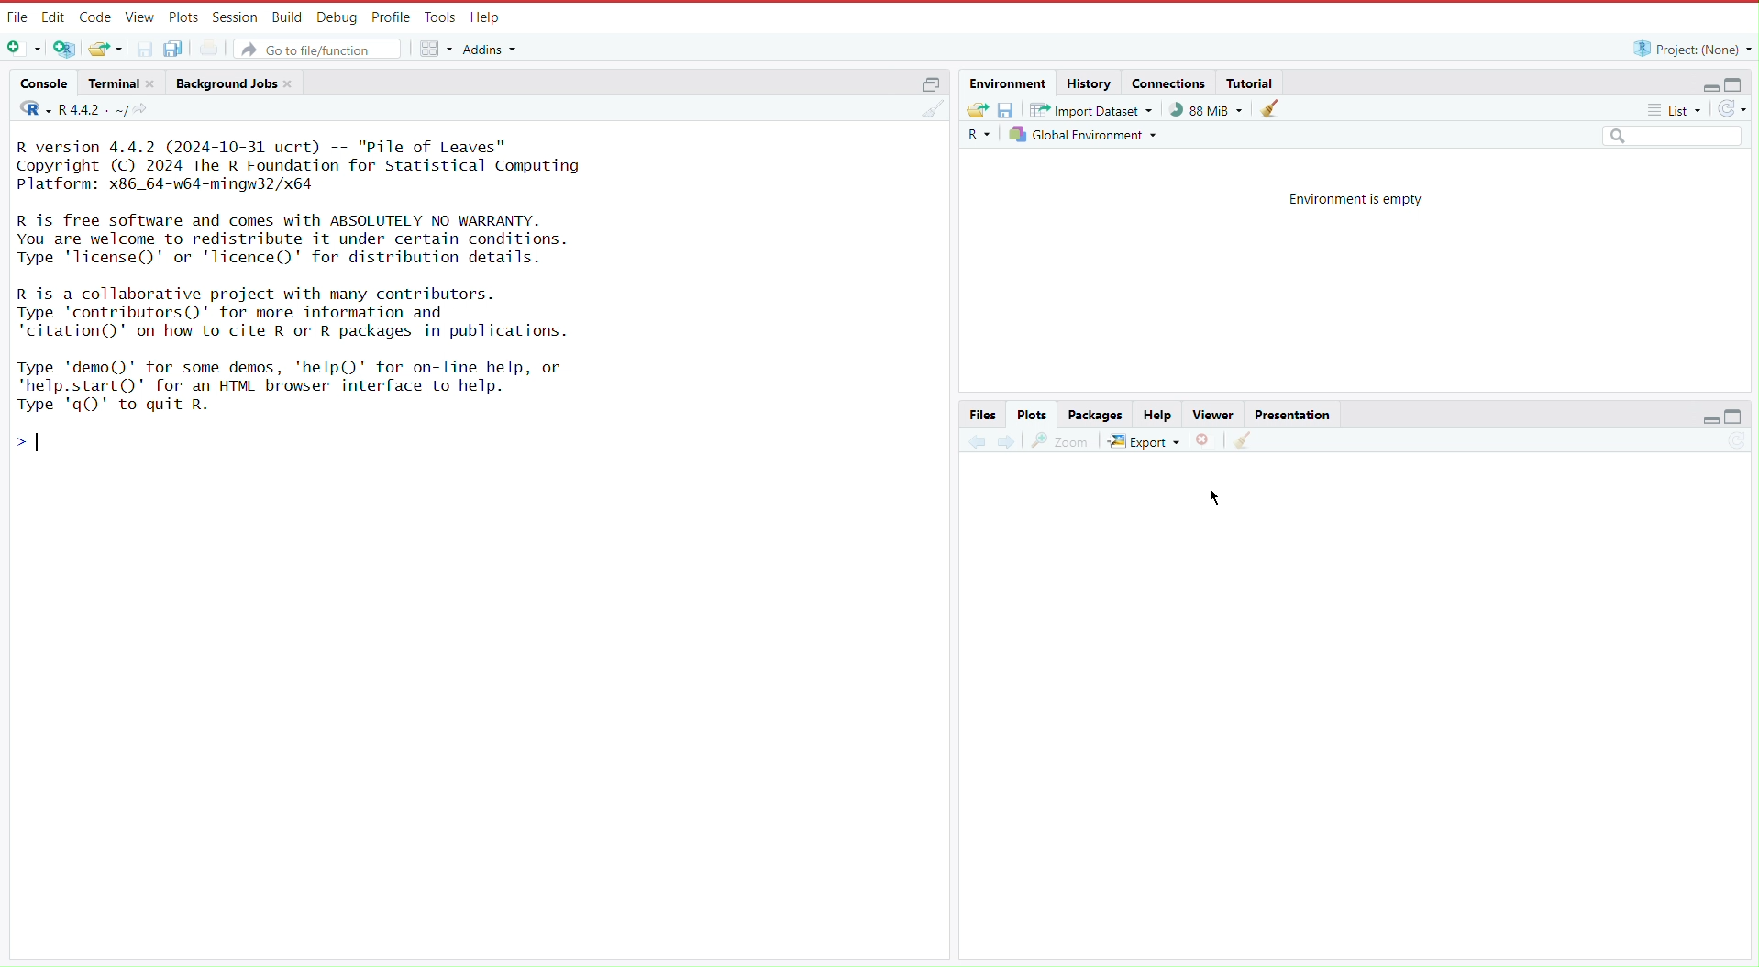  What do you see at coordinates (94, 109) in the screenshot?
I see `R.4.4.2~/` at bounding box center [94, 109].